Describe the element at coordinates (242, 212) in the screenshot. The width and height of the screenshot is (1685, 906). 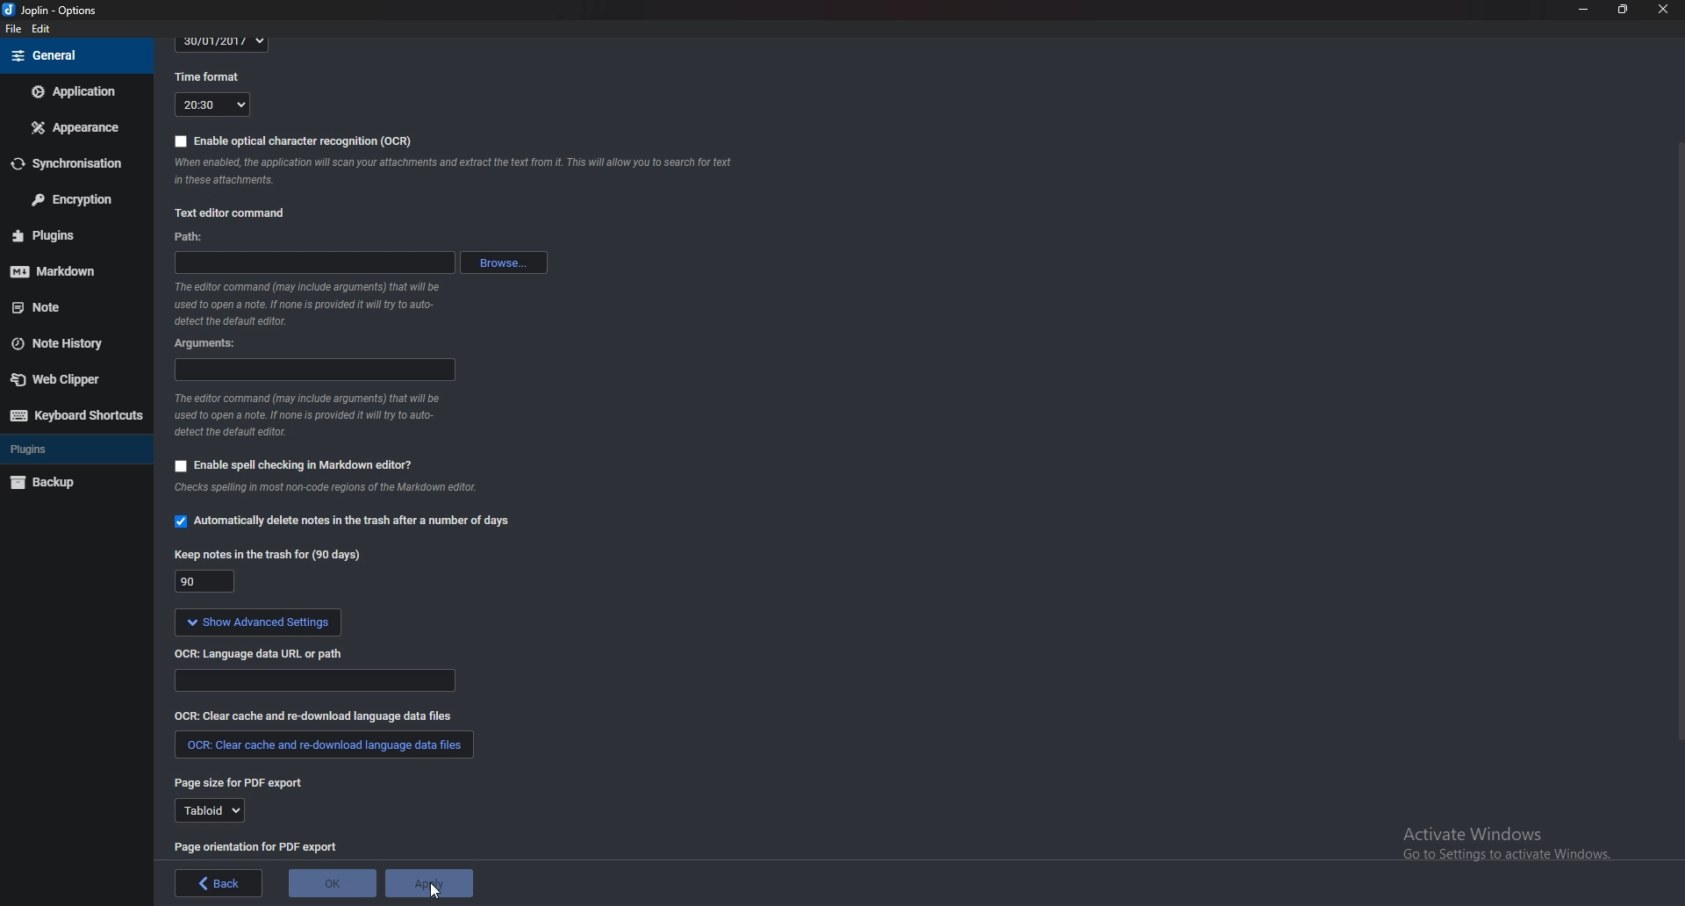
I see `Text editor command` at that location.